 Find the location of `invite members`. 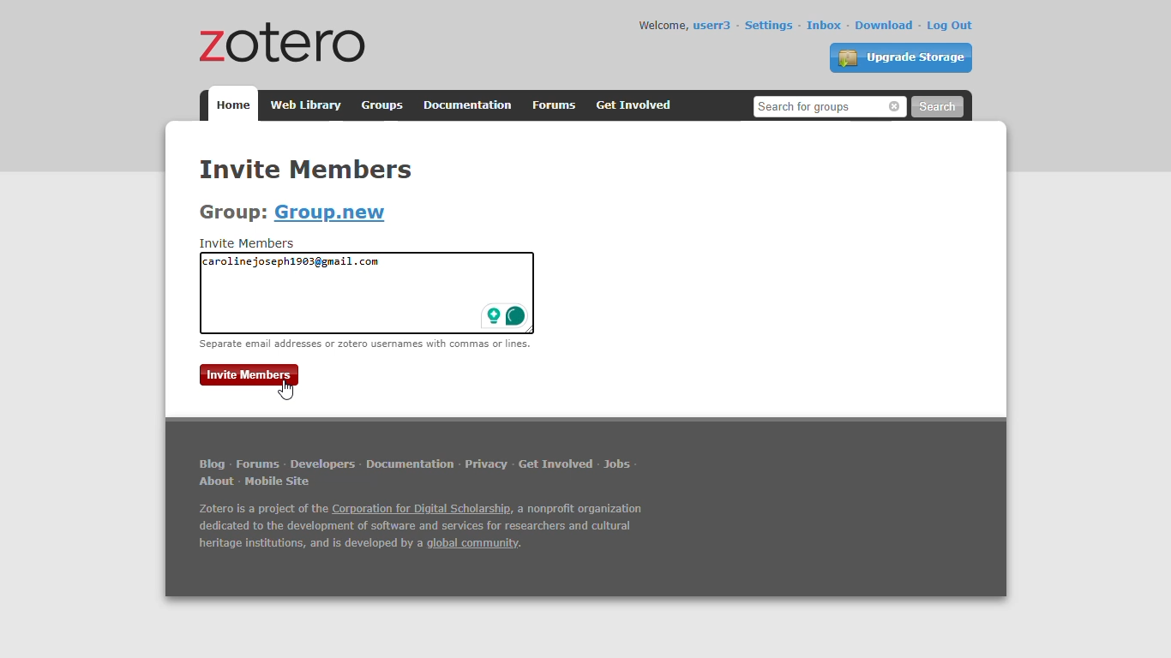

invite members is located at coordinates (249, 243).